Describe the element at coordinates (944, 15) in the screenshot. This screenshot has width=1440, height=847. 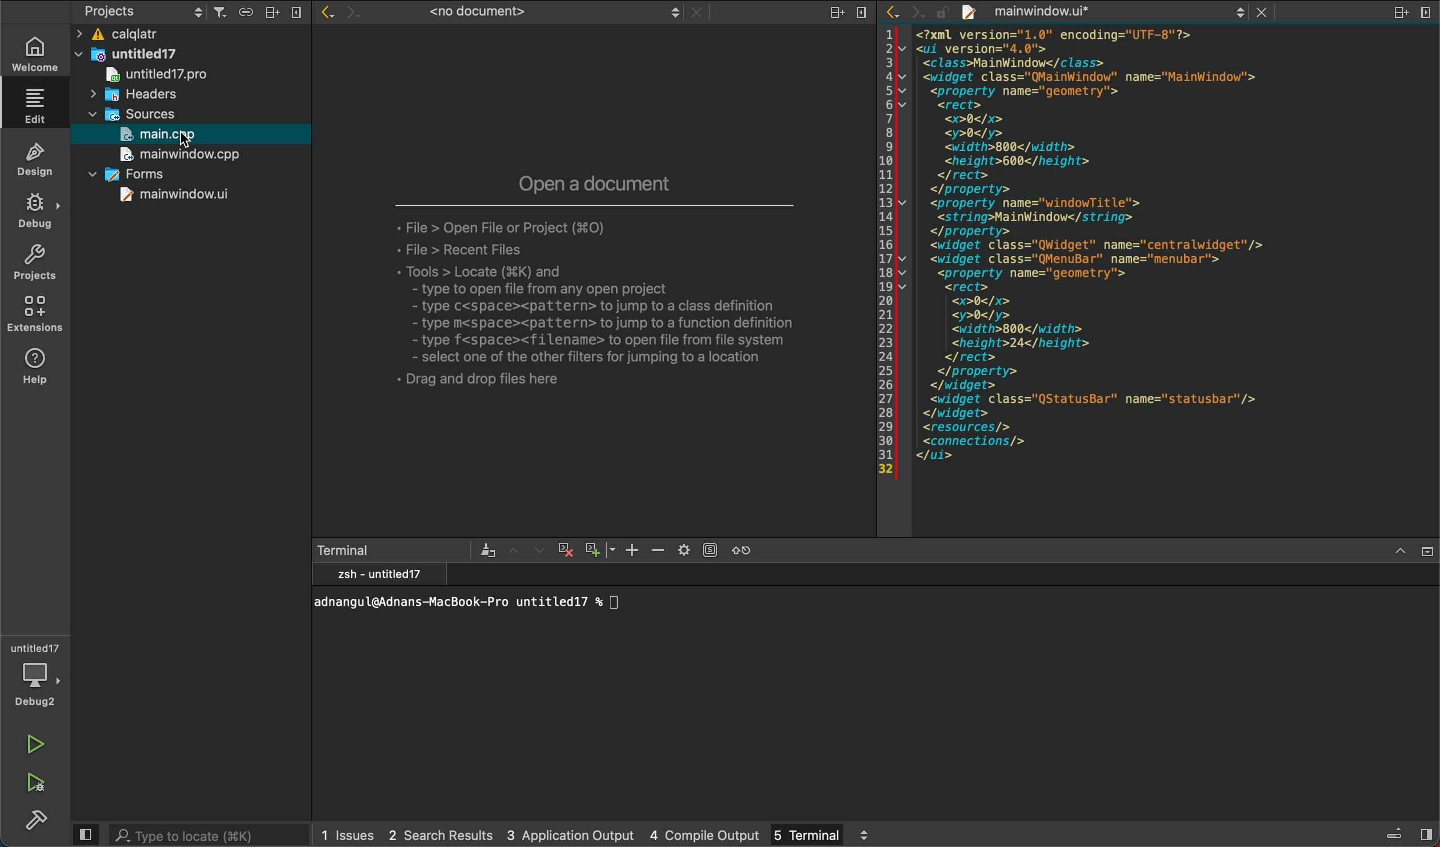
I see `file is writable` at that location.